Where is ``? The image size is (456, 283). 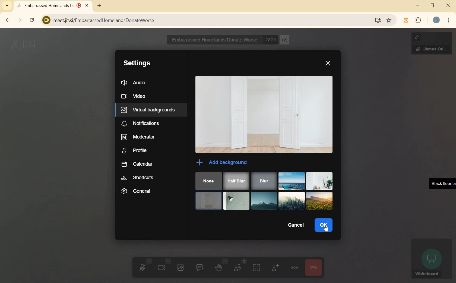
 is located at coordinates (291, 201).